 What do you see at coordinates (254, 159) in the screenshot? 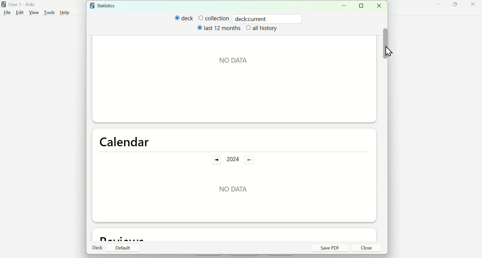
I see `Forward` at bounding box center [254, 159].